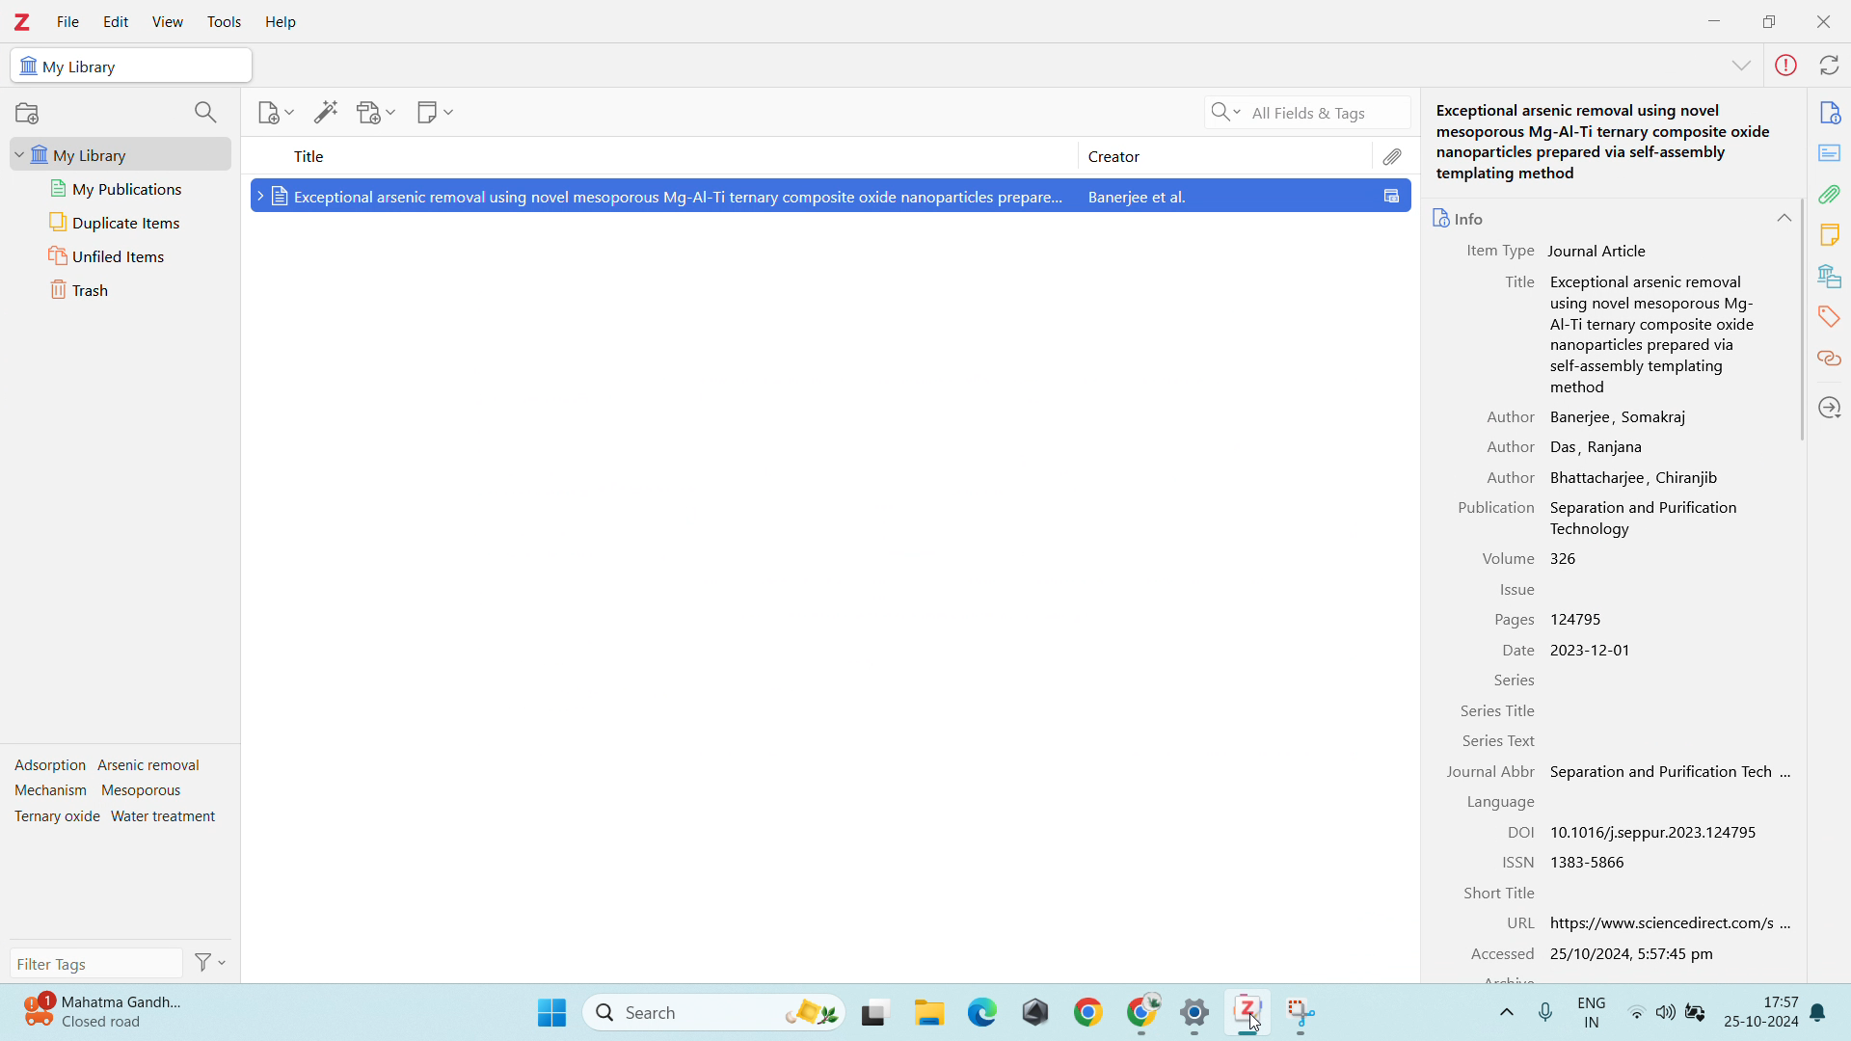 The image size is (1851, 1041). I want to click on selected library, so click(131, 65).